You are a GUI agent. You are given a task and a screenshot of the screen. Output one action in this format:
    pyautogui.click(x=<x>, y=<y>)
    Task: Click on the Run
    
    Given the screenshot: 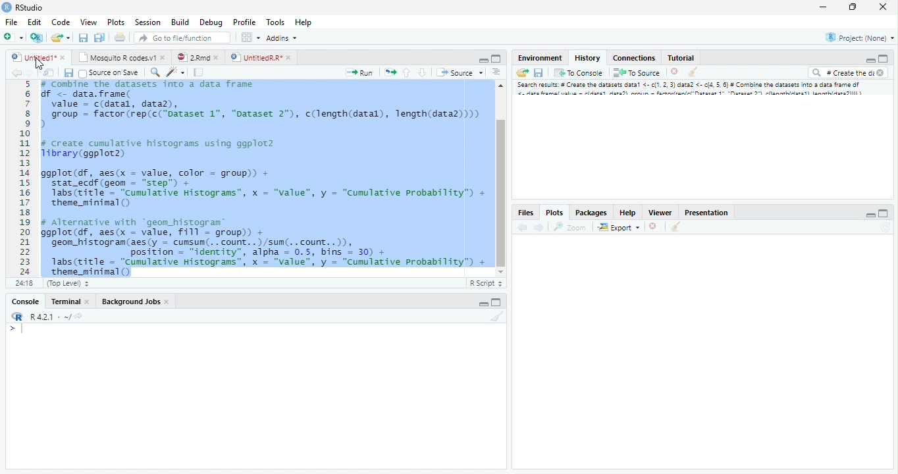 What is the action you would take?
    pyautogui.click(x=359, y=72)
    